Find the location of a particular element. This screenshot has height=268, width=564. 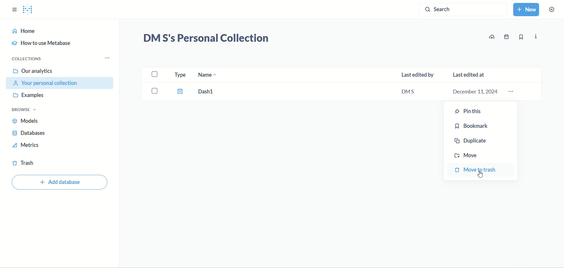

home is located at coordinates (58, 31).